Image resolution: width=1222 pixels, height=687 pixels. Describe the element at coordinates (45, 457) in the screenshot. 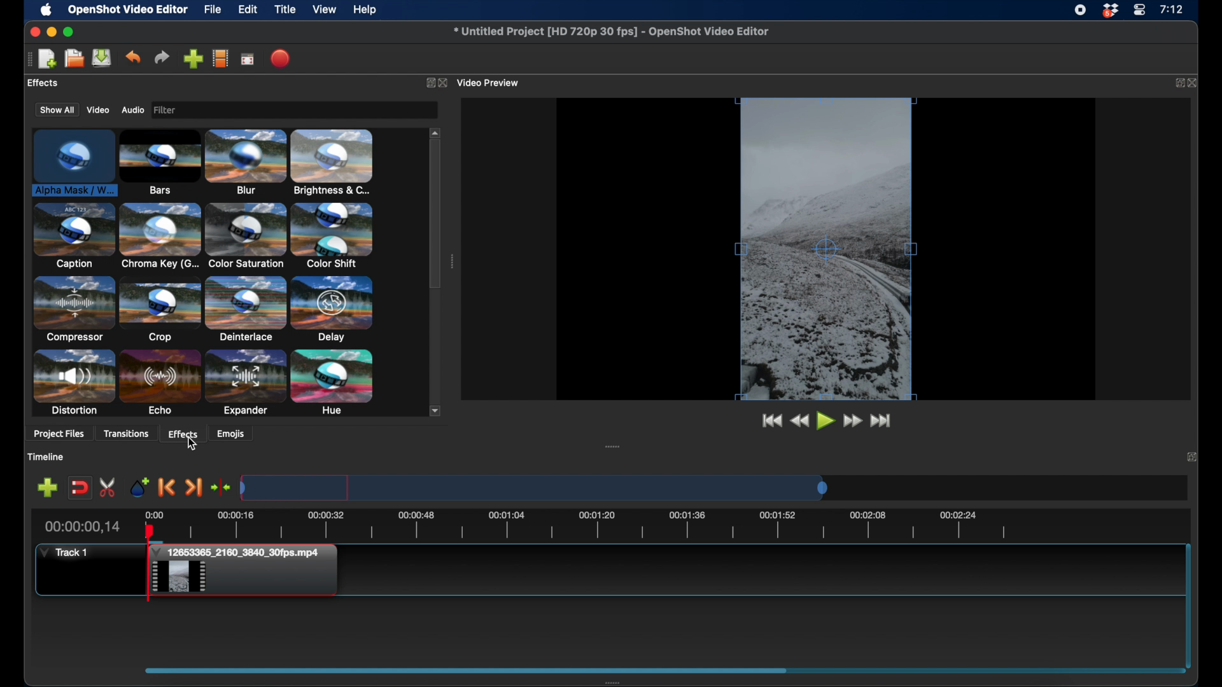

I see `timeline` at that location.